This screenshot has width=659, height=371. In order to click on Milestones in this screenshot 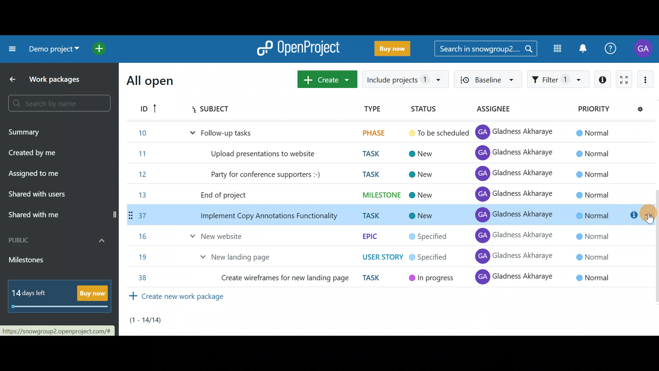, I will do `click(49, 262)`.